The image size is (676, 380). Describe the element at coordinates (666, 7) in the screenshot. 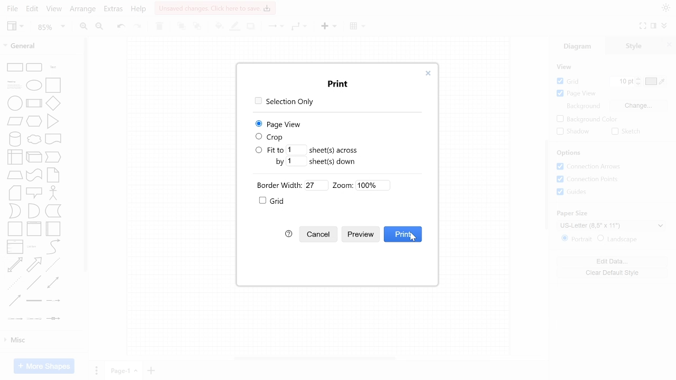

I see `Indicates theme change option` at that location.